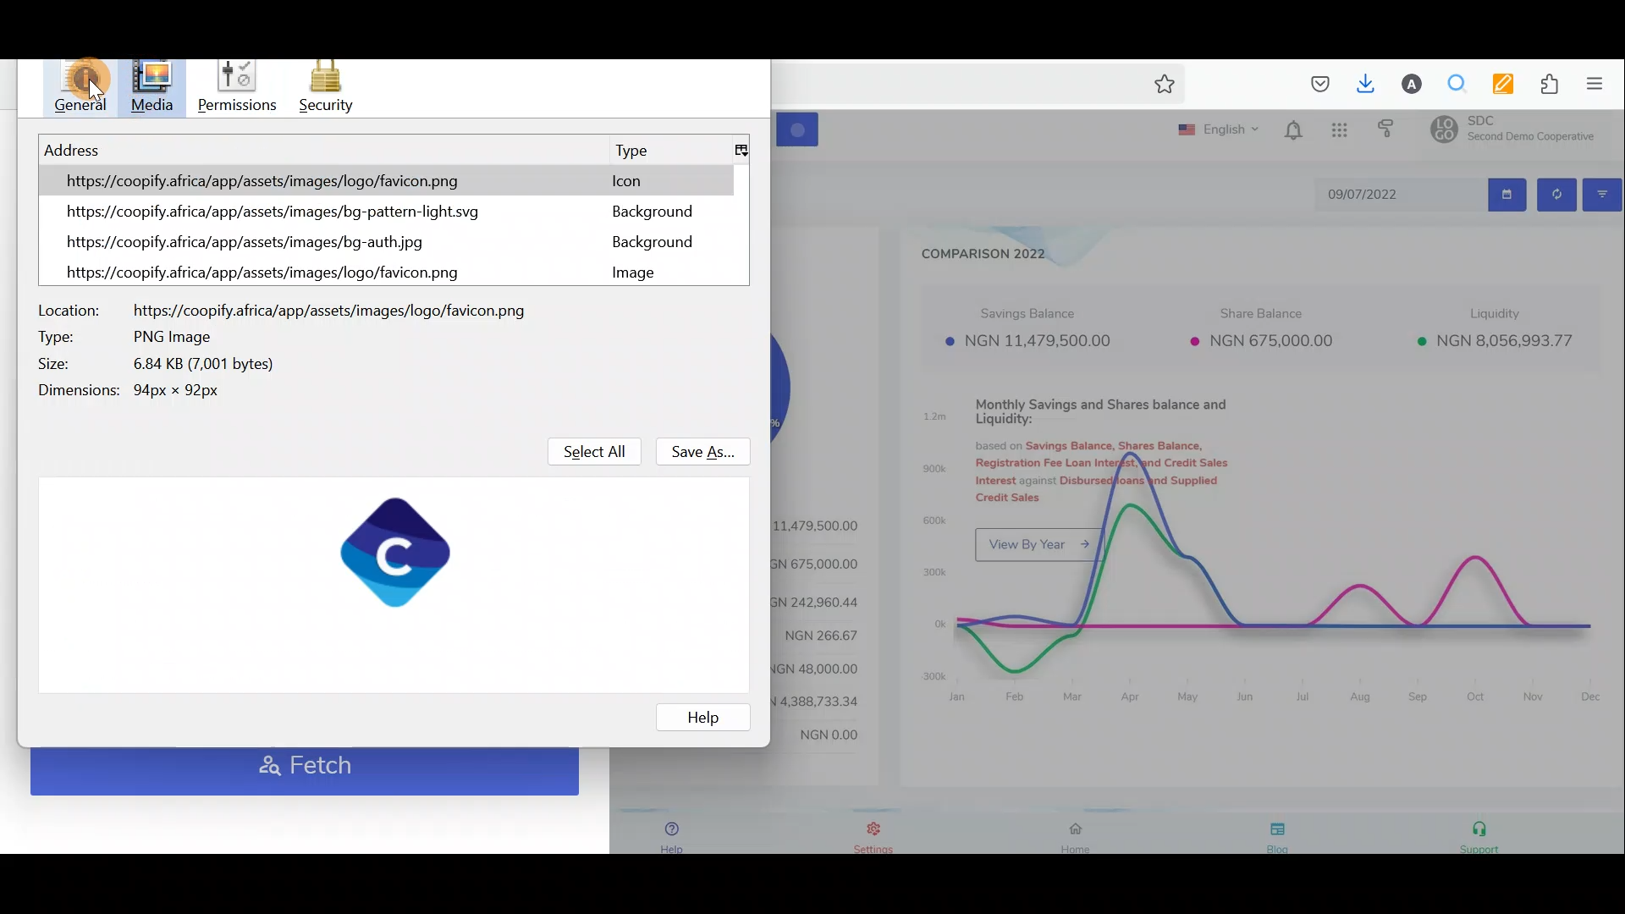 This screenshot has width=1625, height=914. Describe the element at coordinates (582, 447) in the screenshot. I see `Select all` at that location.